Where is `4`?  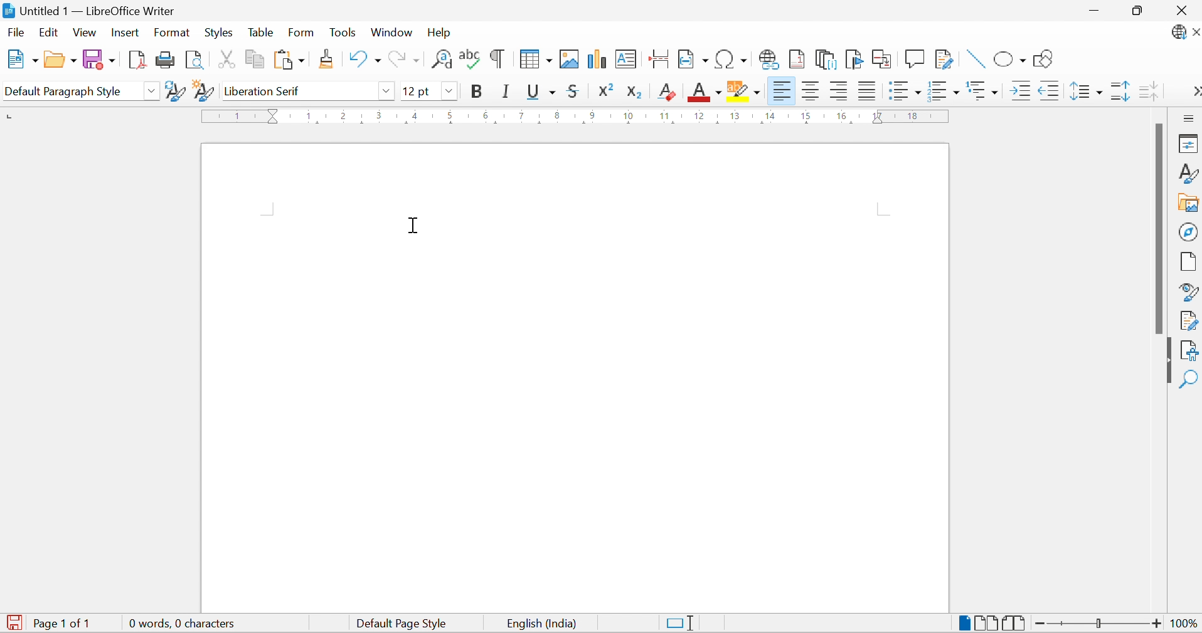
4 is located at coordinates (416, 115).